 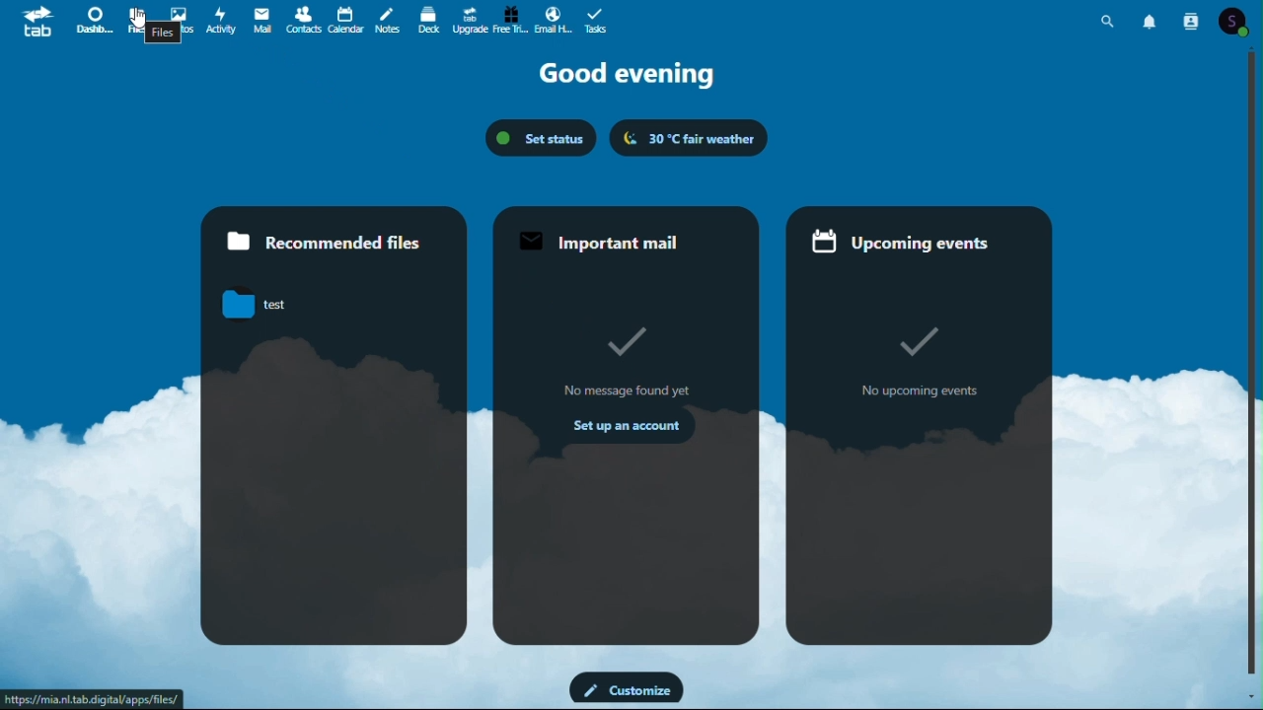 I want to click on deck, so click(x=428, y=21).